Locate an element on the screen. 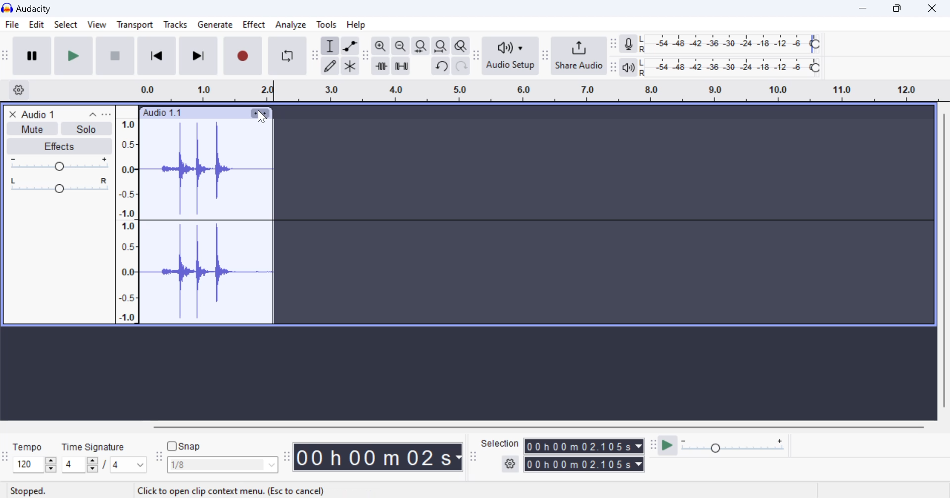  Transport is located at coordinates (135, 26).